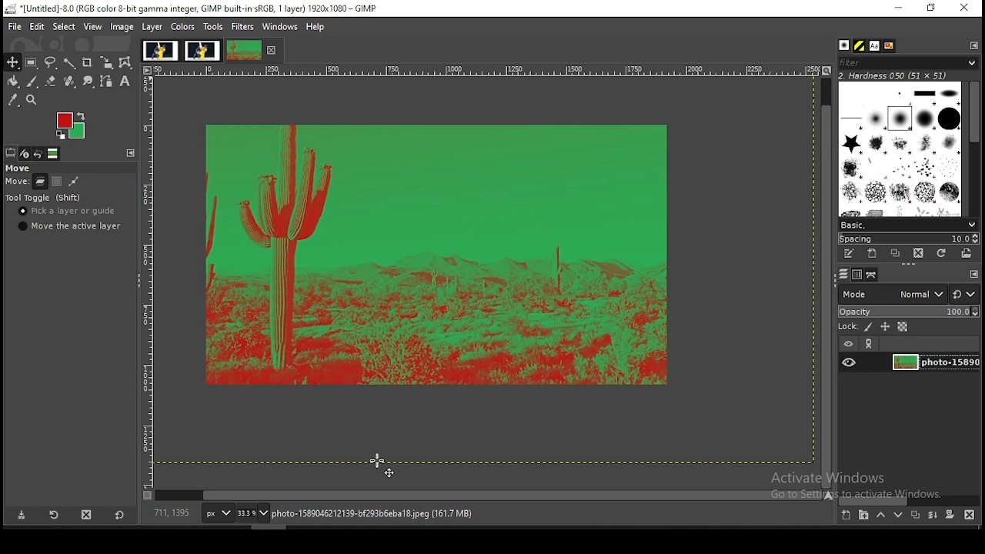  I want to click on lock alpha channel, so click(903, 326).